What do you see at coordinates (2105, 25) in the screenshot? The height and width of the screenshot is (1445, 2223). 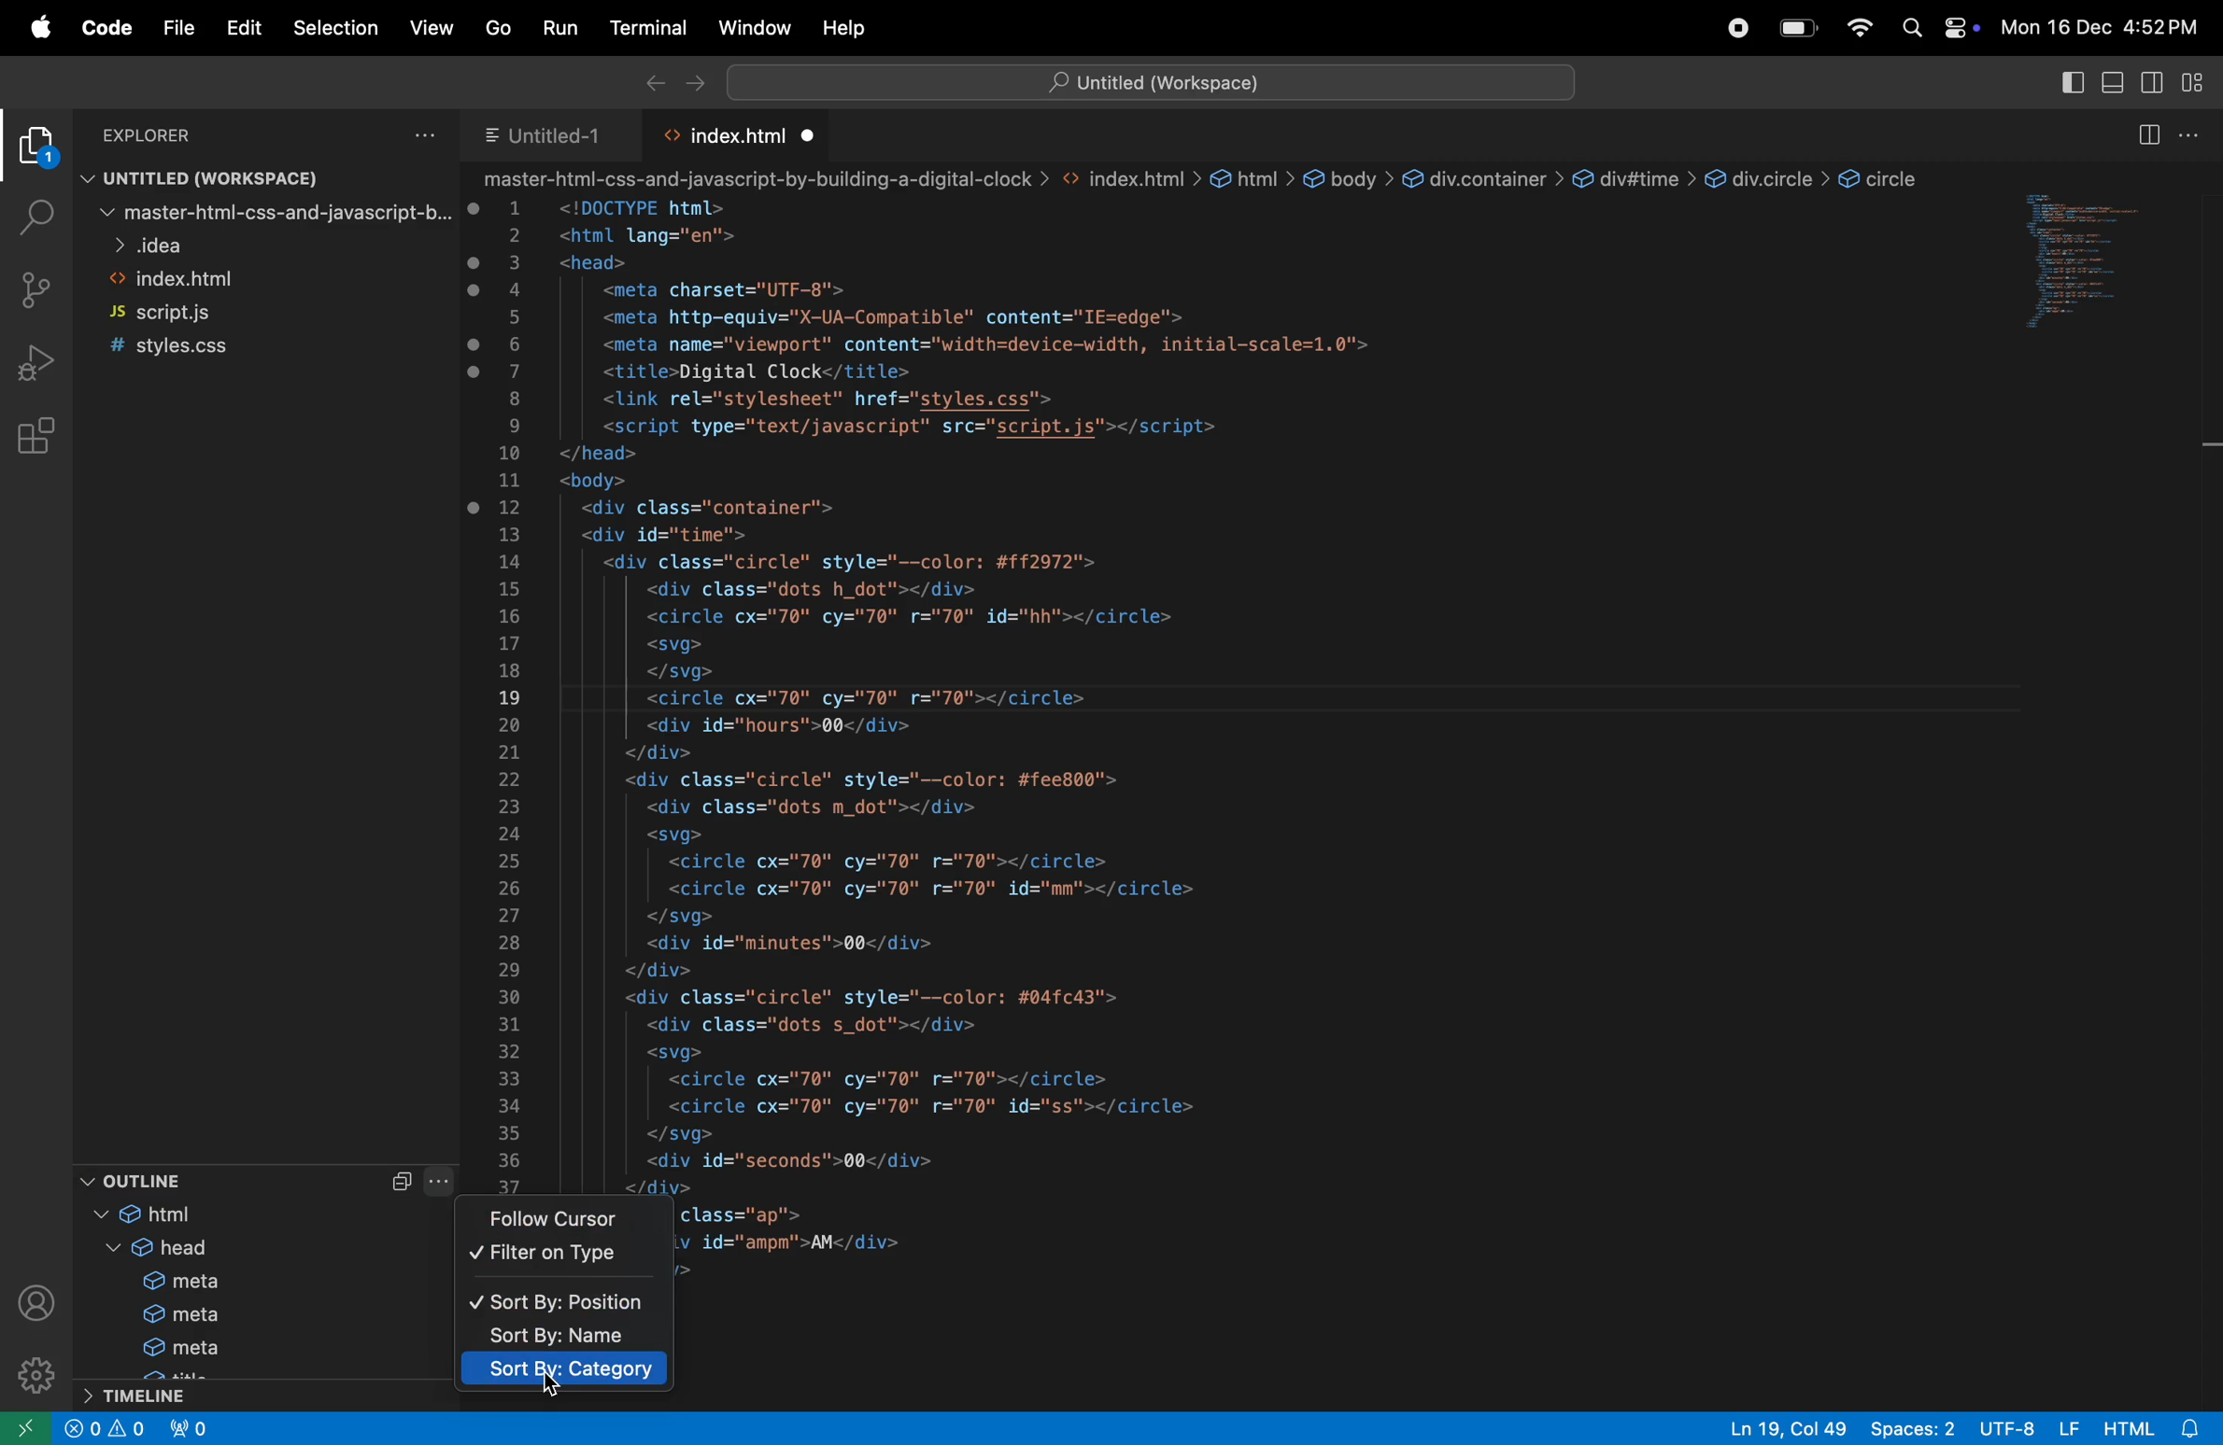 I see `date and time` at bounding box center [2105, 25].